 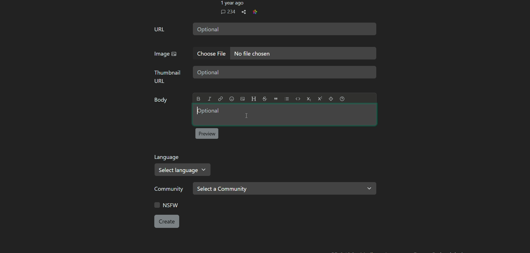 I want to click on Body, so click(x=162, y=101).